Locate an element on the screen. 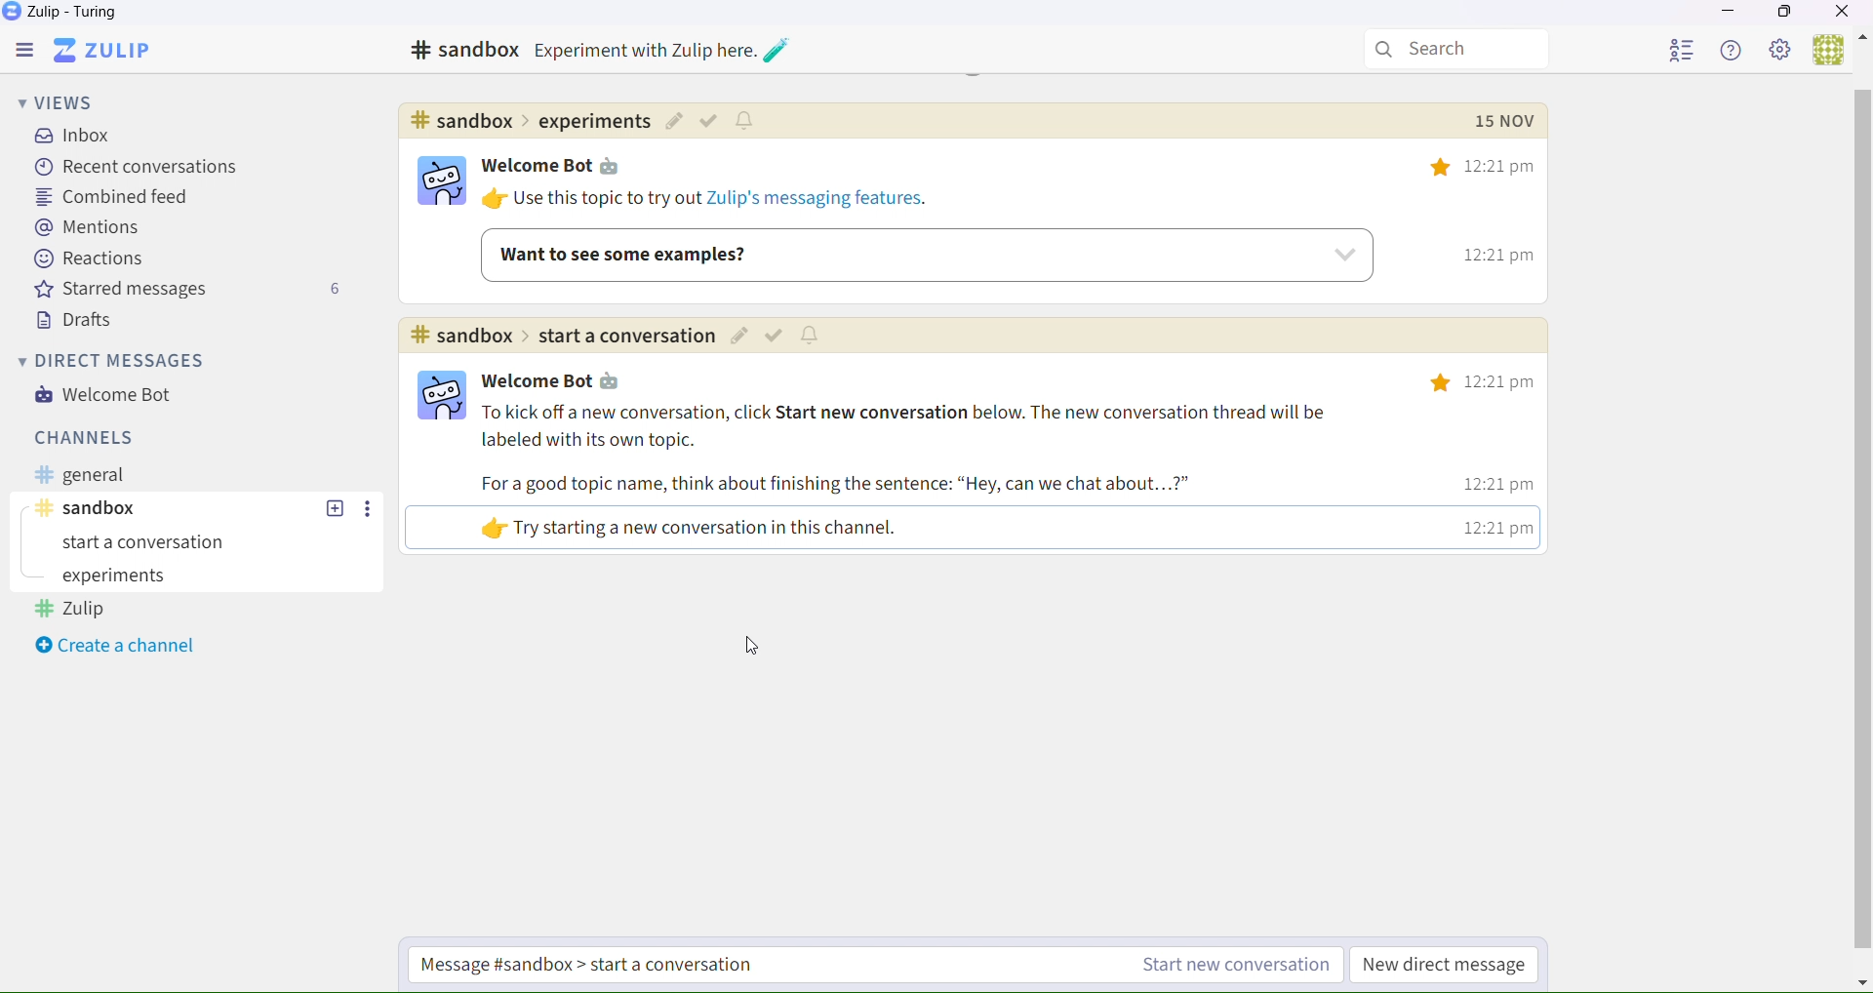 This screenshot has width=1873, height=993.  is located at coordinates (776, 336).